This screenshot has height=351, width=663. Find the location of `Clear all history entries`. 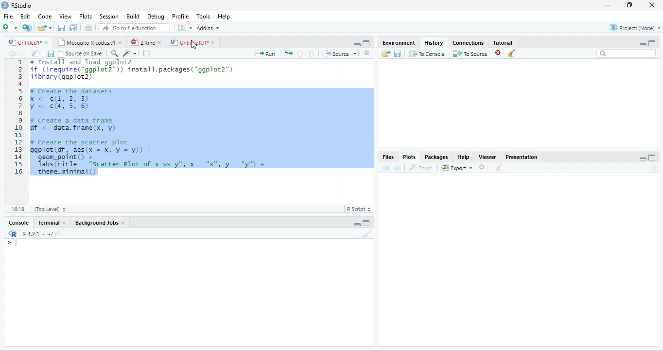

Clear all history entries is located at coordinates (512, 53).